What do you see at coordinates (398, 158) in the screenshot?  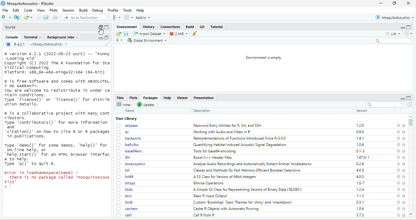 I see `help` at bounding box center [398, 158].